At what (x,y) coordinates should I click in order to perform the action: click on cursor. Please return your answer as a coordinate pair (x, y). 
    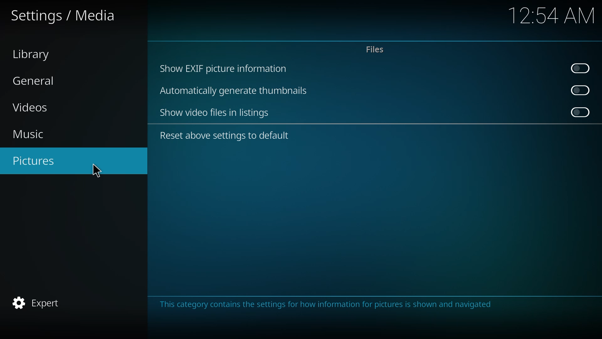
    Looking at the image, I should click on (96, 169).